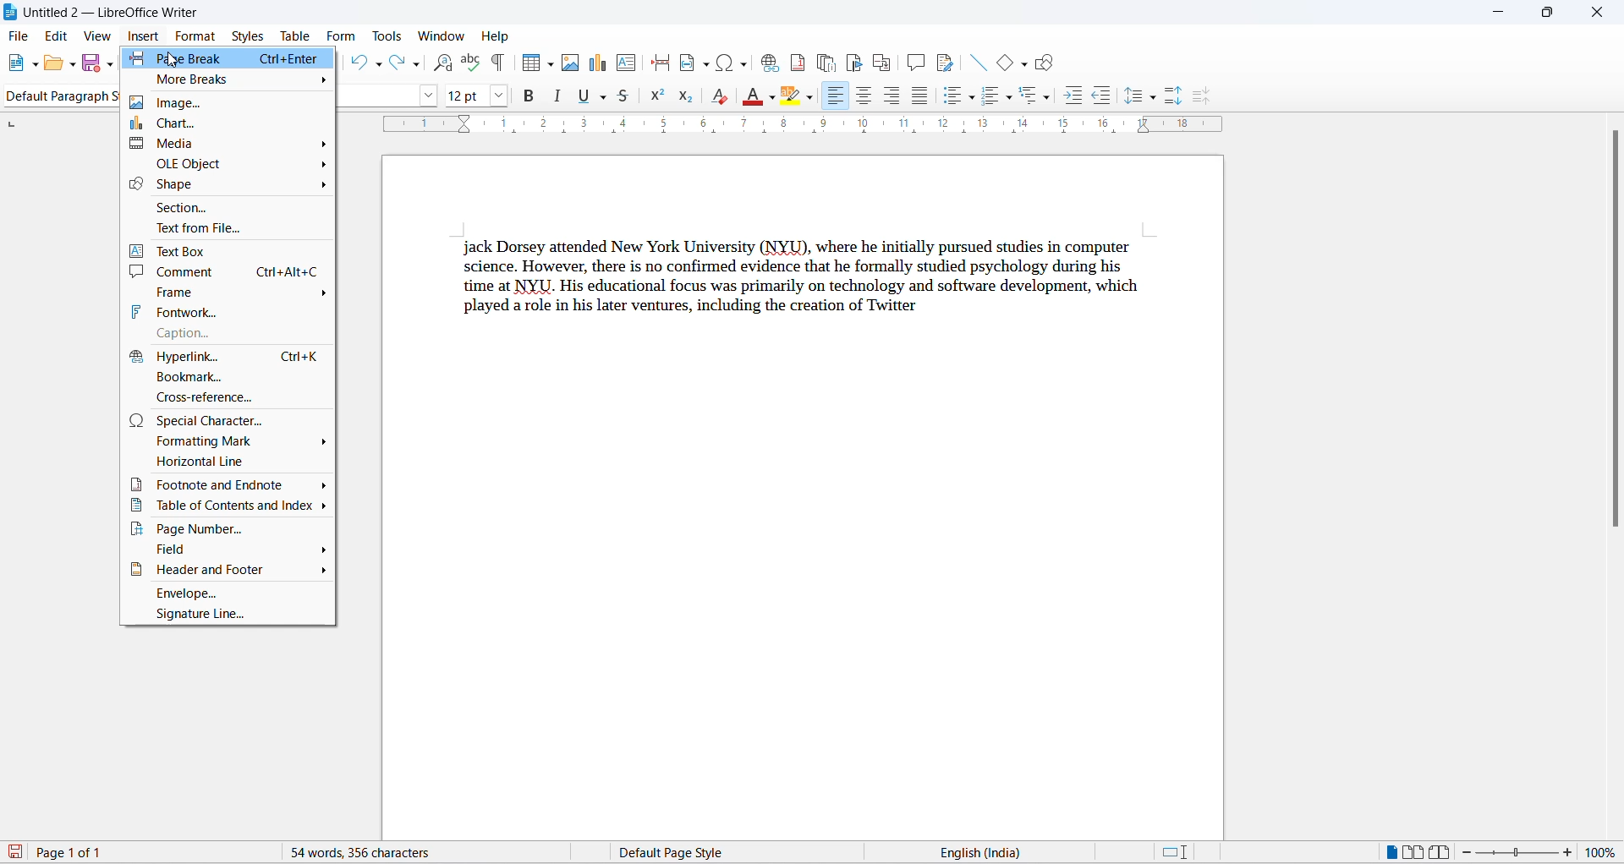  Describe the element at coordinates (228, 184) in the screenshot. I see `shape` at that location.